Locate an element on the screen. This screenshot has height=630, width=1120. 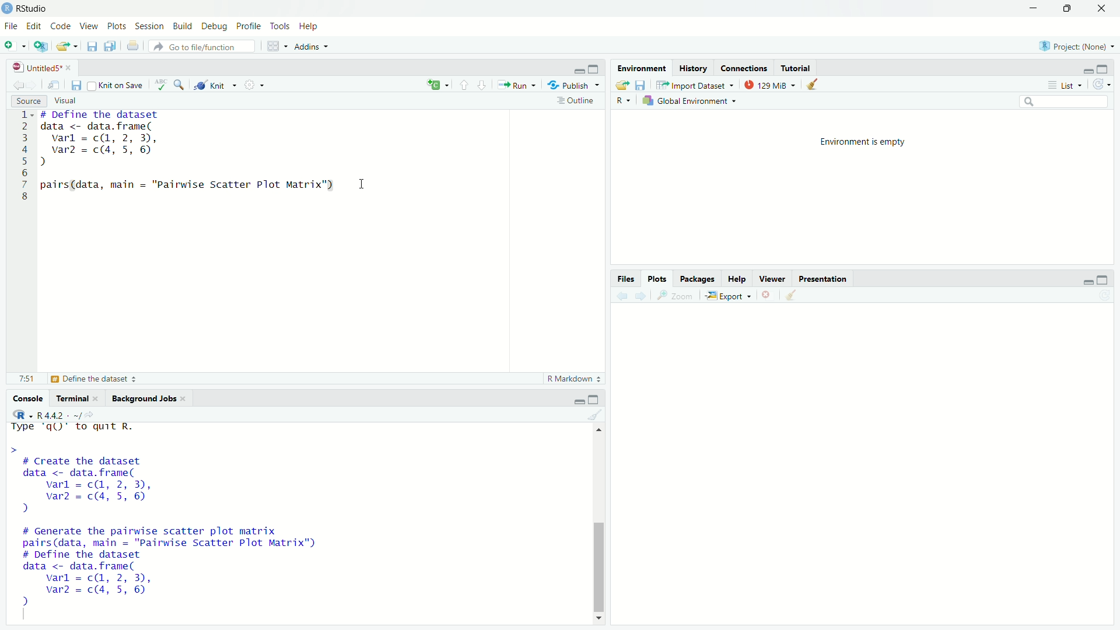
Presentation is located at coordinates (824, 279).